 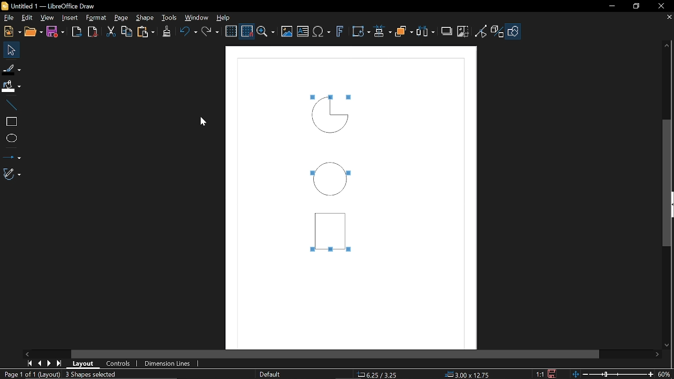 What do you see at coordinates (77, 32) in the screenshot?
I see `Export` at bounding box center [77, 32].